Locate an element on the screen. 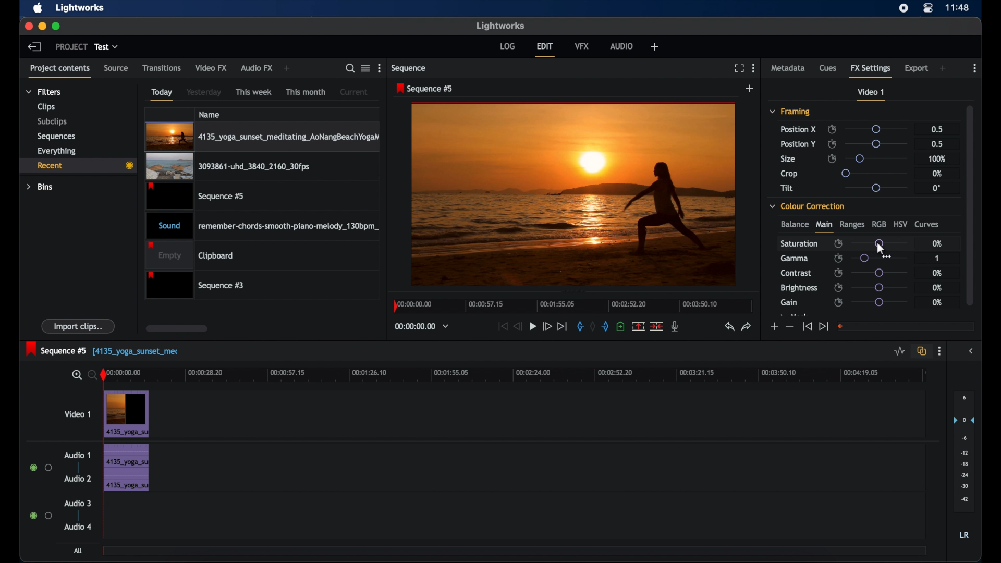 The height and width of the screenshot is (563, 1001). yesterday is located at coordinates (204, 92).